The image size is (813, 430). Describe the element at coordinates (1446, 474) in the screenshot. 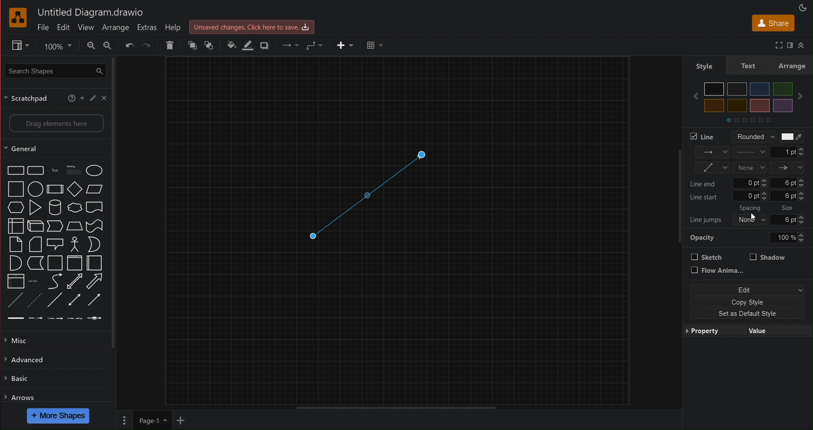

I see `Opacity` at that location.